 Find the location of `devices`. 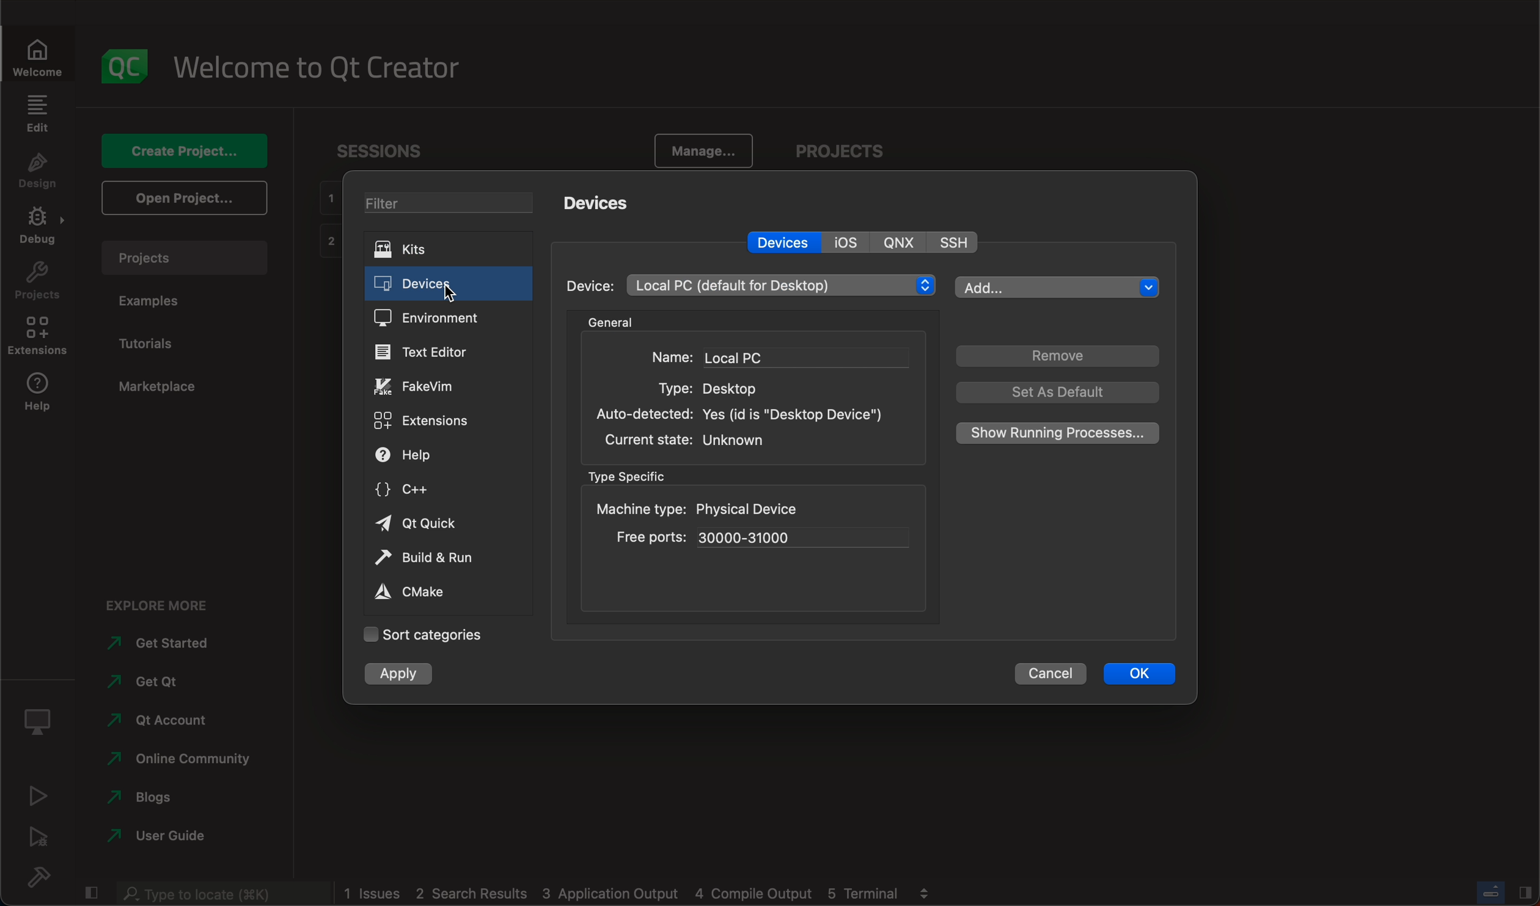

devices is located at coordinates (451, 281).